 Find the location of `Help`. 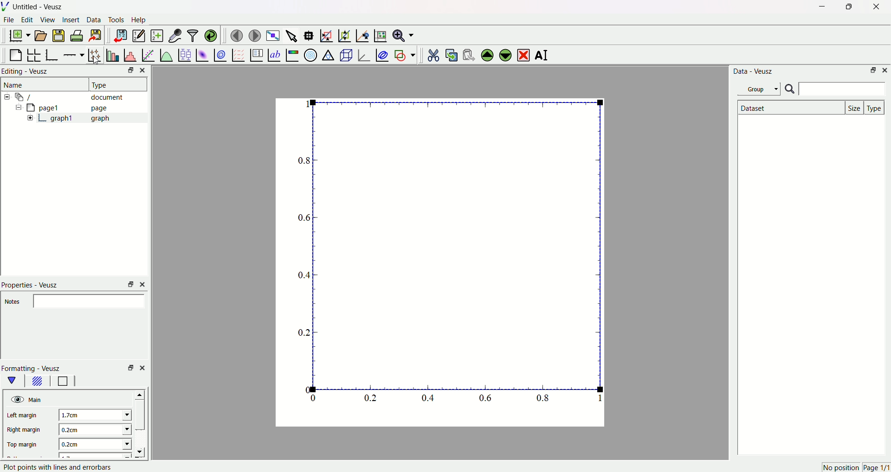

Help is located at coordinates (142, 20).